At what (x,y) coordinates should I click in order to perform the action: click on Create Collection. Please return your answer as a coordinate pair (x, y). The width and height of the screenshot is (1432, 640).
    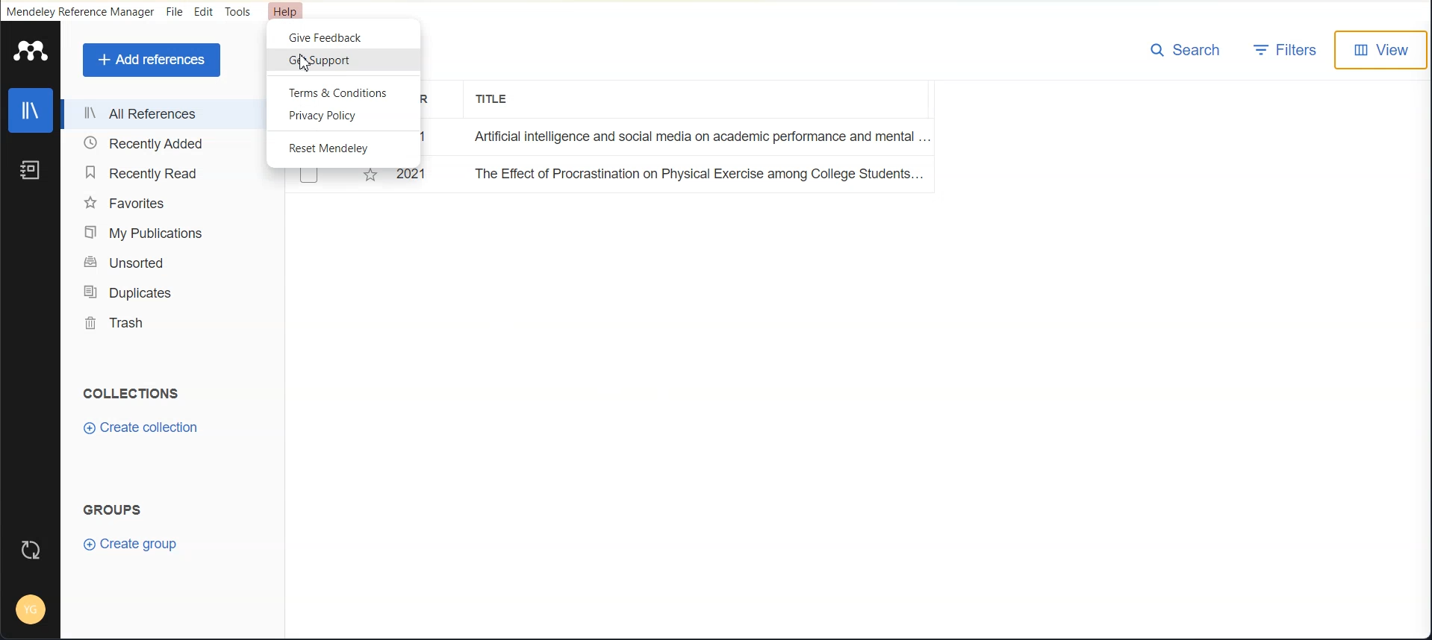
    Looking at the image, I should click on (140, 428).